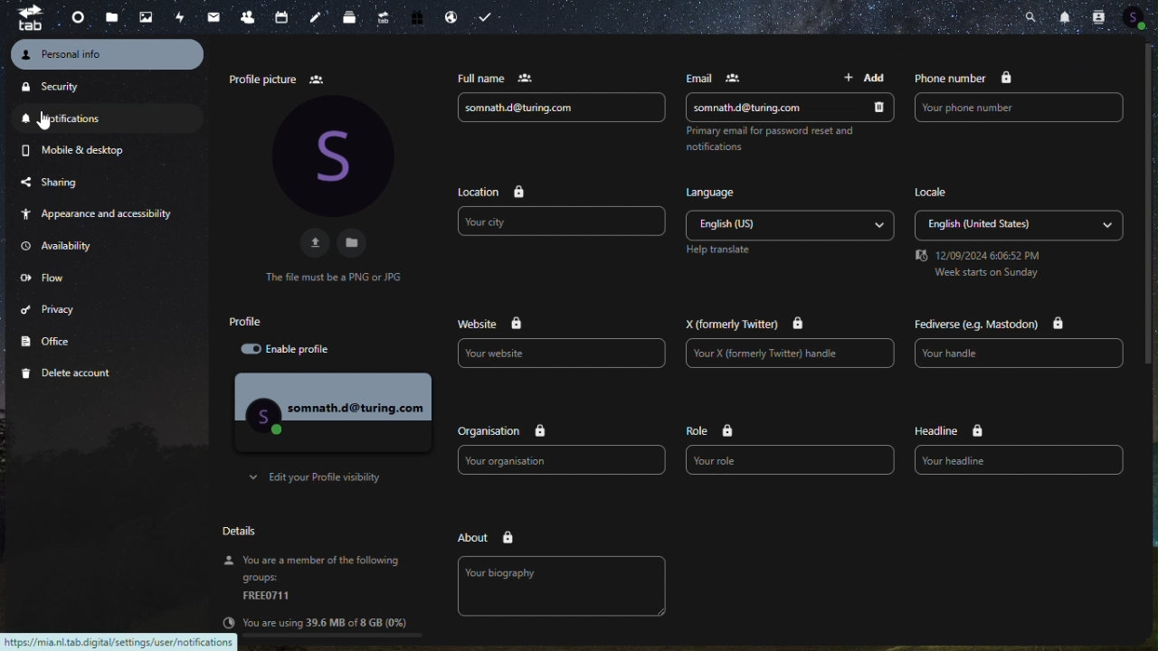 Image resolution: width=1158 pixels, height=651 pixels. I want to click on Your handle, so click(1023, 354).